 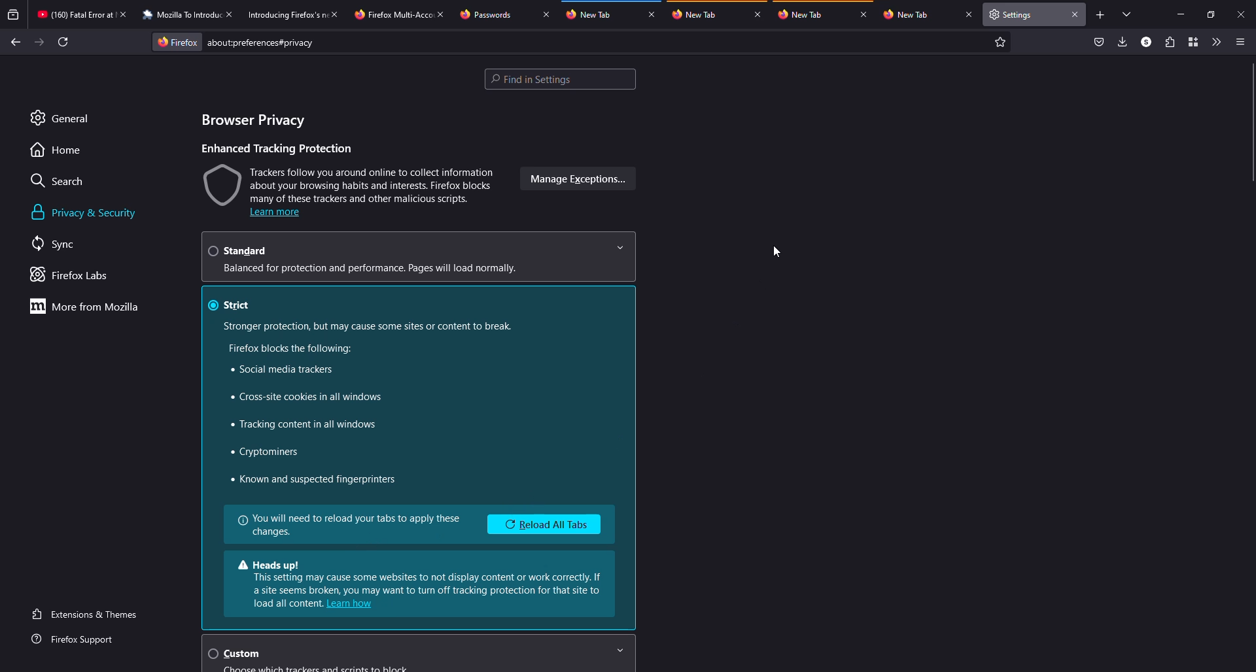 I want to click on tracking content in all windows, so click(x=316, y=425).